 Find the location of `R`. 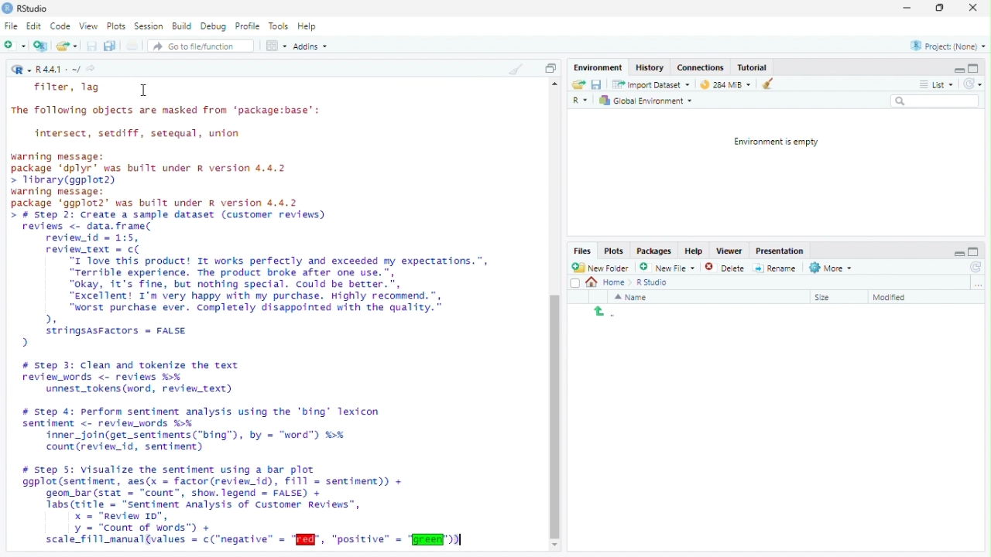

R is located at coordinates (21, 69).